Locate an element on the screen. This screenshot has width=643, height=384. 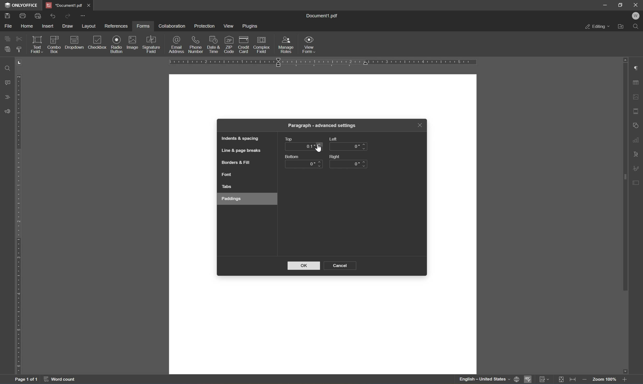
document.pdf is located at coordinates (324, 16).